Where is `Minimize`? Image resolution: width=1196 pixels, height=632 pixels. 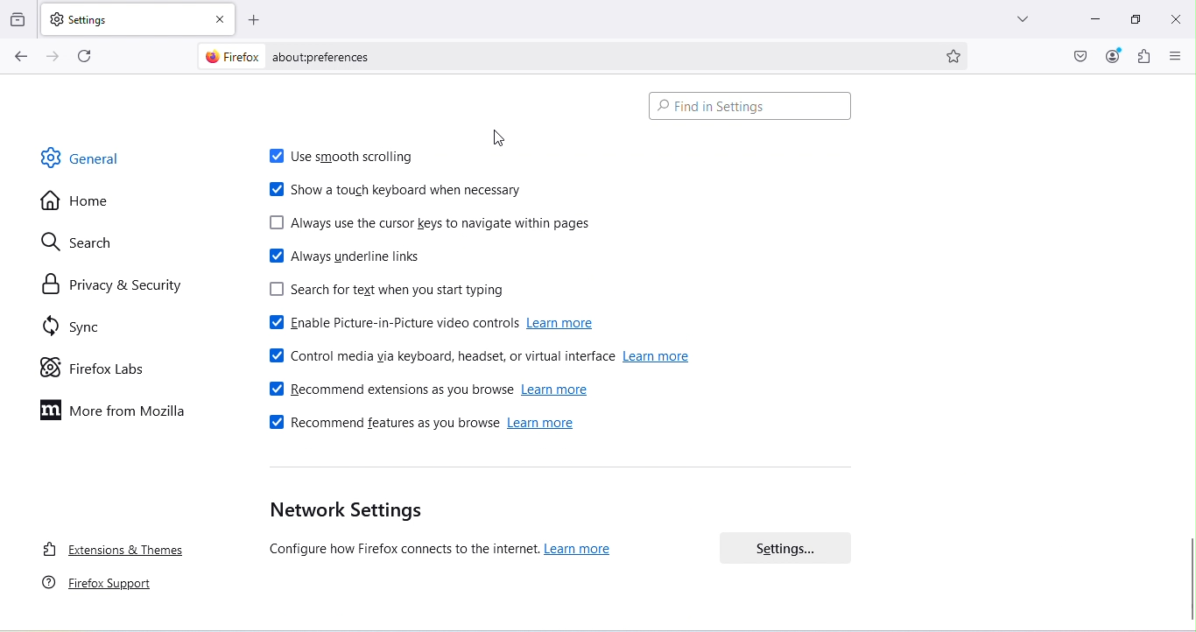
Minimize is located at coordinates (1094, 21).